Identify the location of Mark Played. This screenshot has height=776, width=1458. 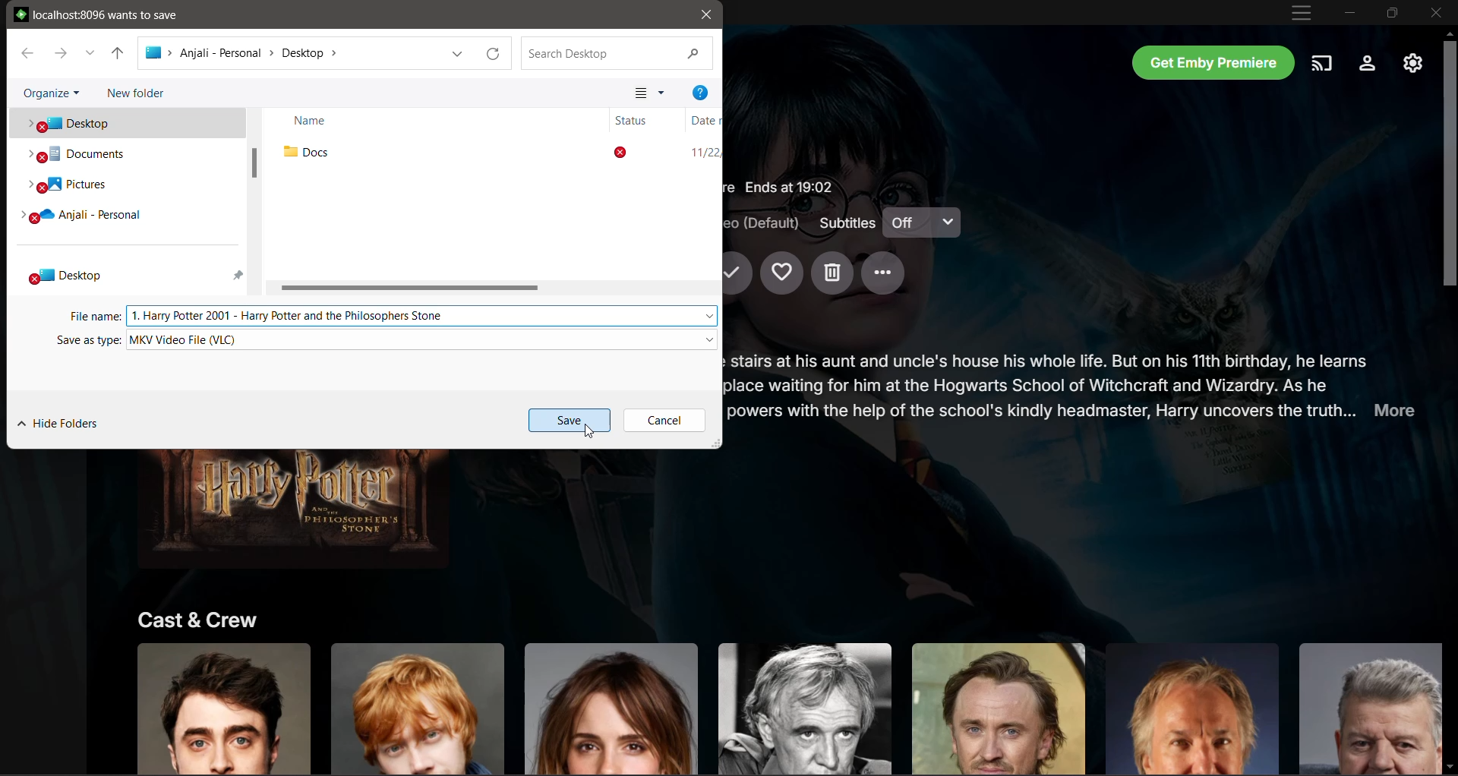
(739, 274).